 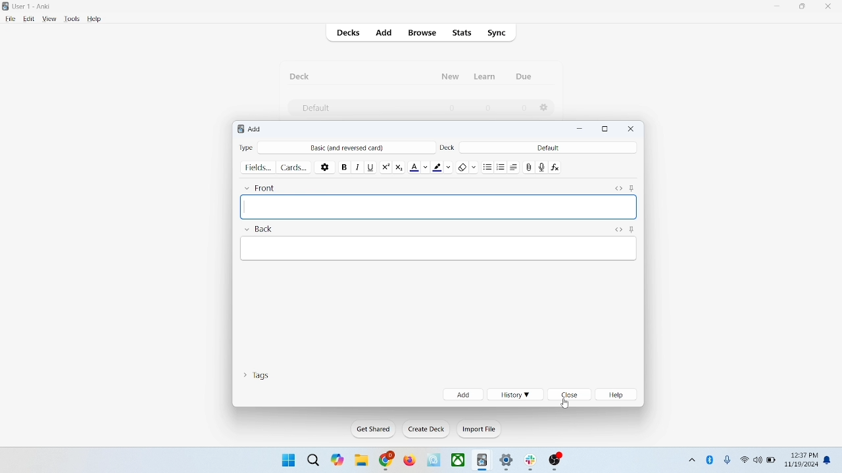 I want to click on get shared, so click(x=374, y=430).